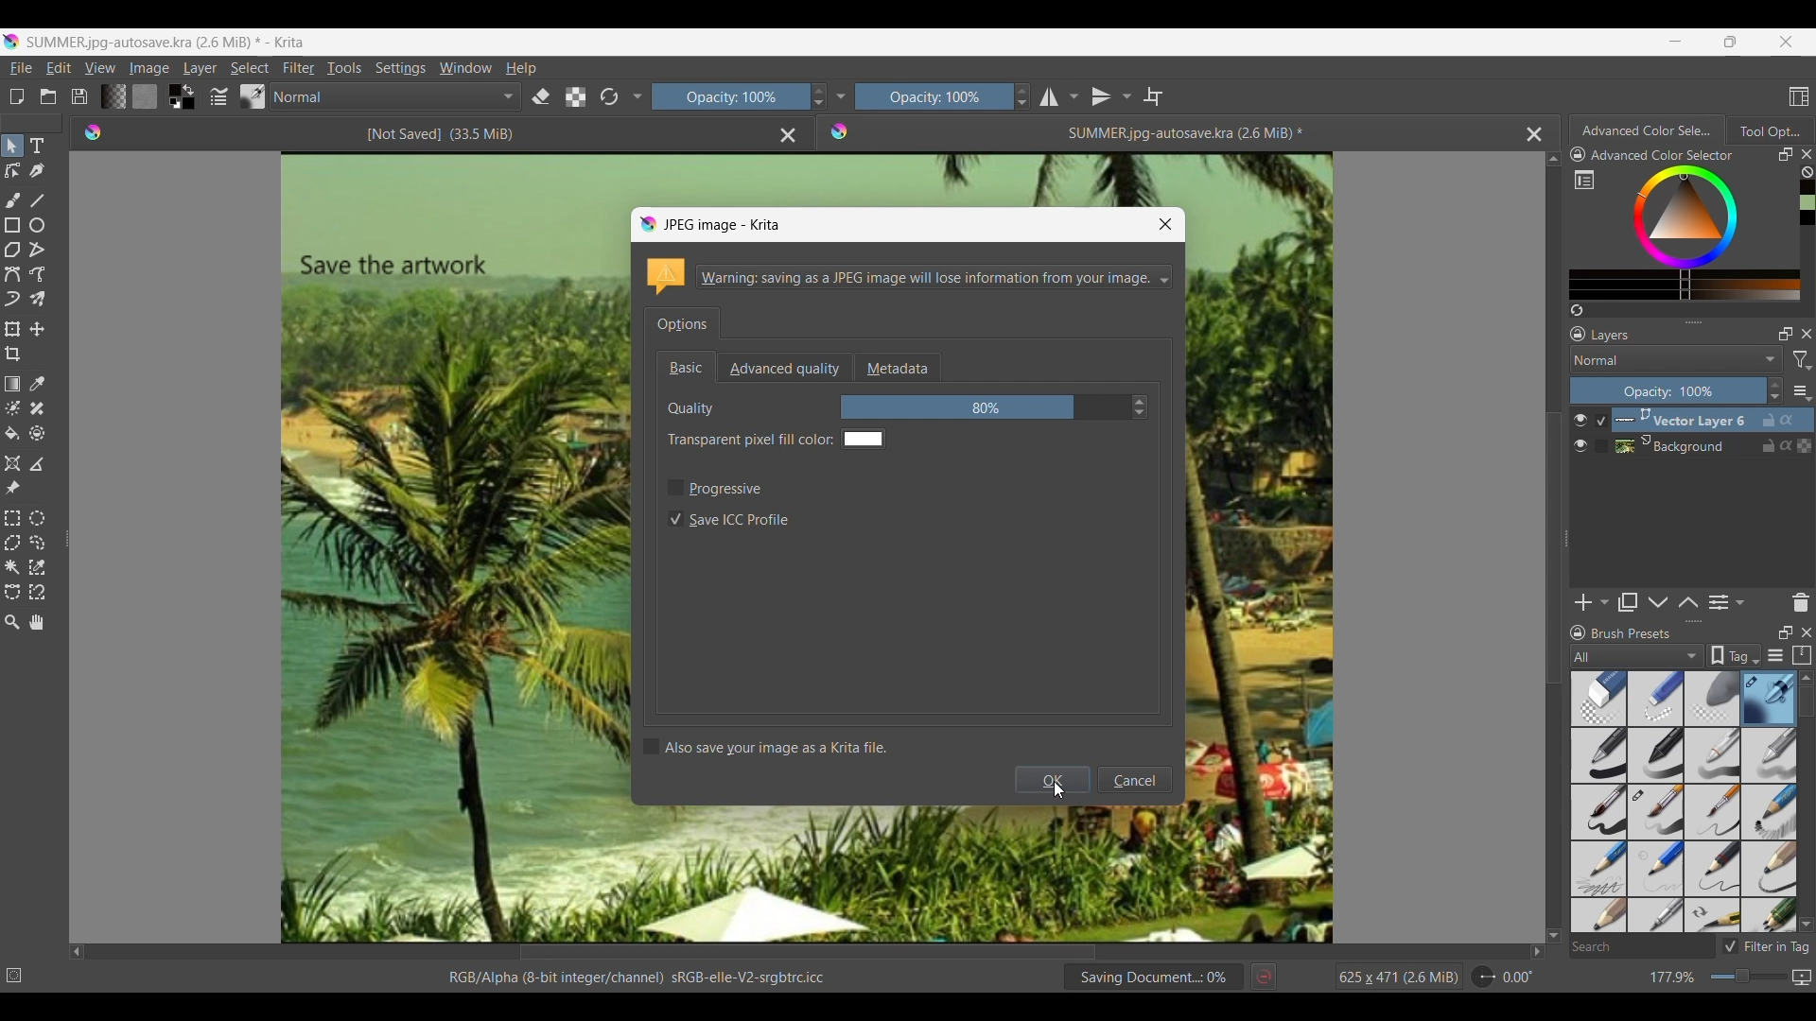 The image size is (1816, 1021). What do you see at coordinates (39, 464) in the screenshot?
I see `Measure distance between two points` at bounding box center [39, 464].